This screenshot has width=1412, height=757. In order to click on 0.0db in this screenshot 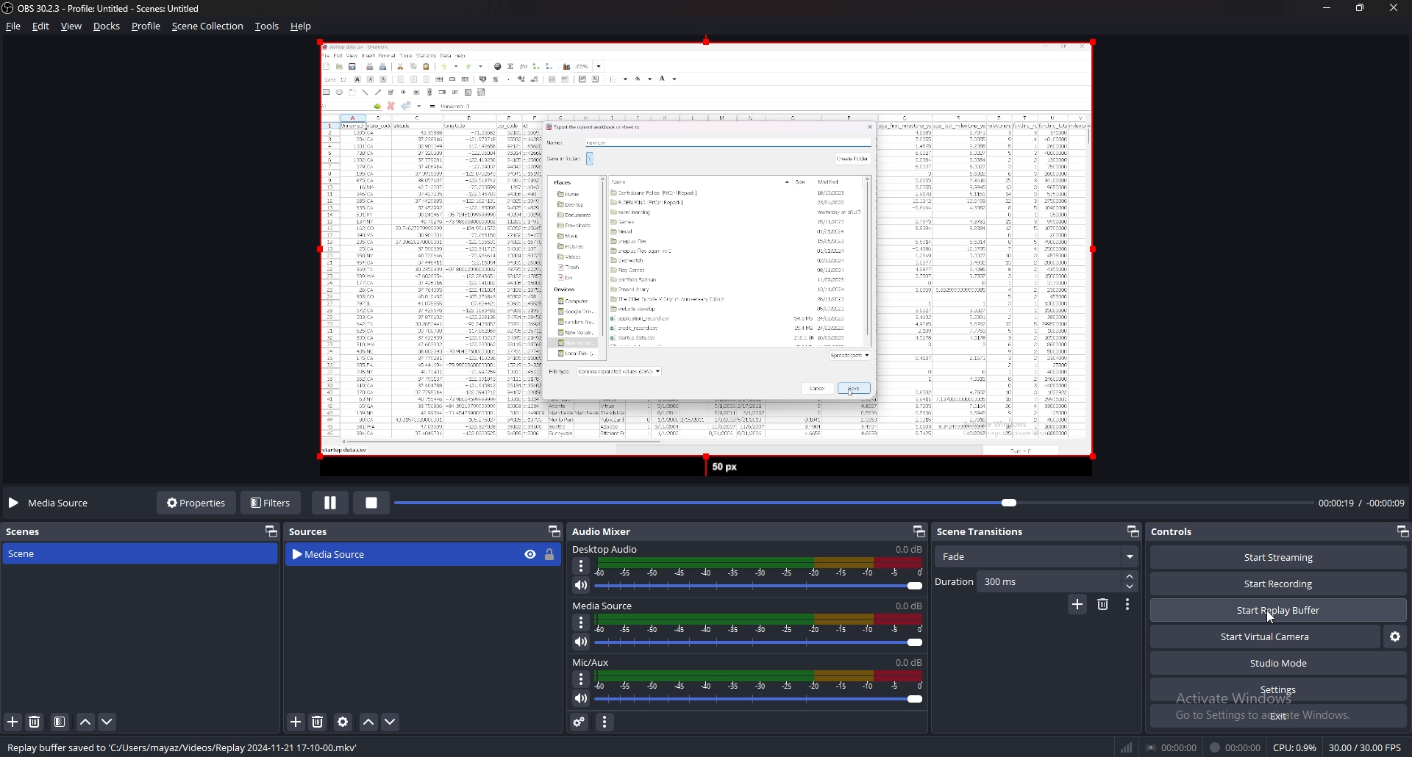, I will do `click(910, 605)`.